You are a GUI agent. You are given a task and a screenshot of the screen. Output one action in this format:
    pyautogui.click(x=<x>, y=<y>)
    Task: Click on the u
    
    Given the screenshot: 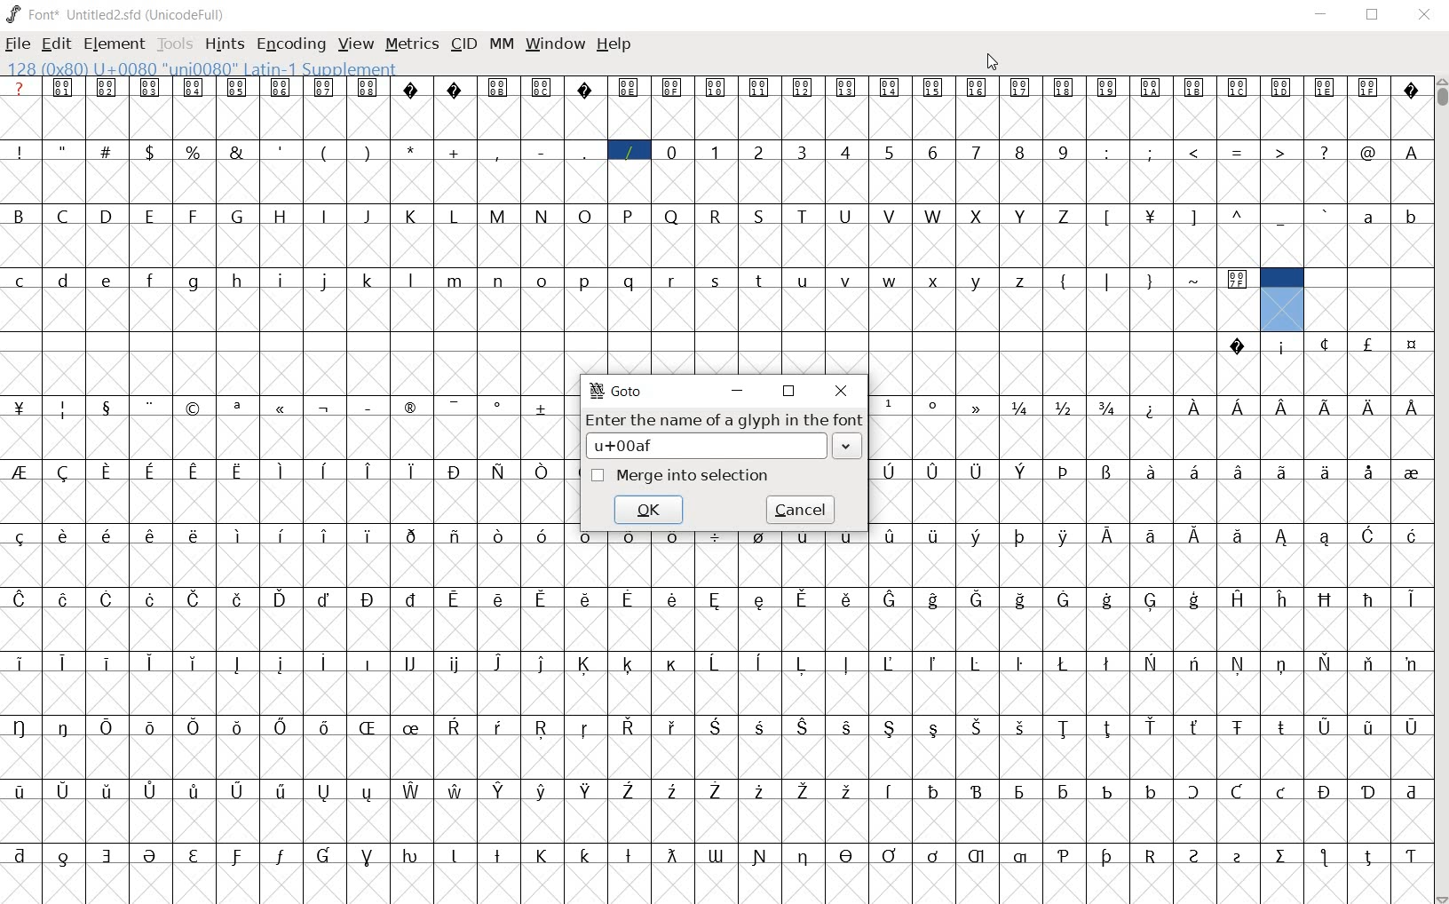 What is the action you would take?
    pyautogui.click(x=805, y=282)
    